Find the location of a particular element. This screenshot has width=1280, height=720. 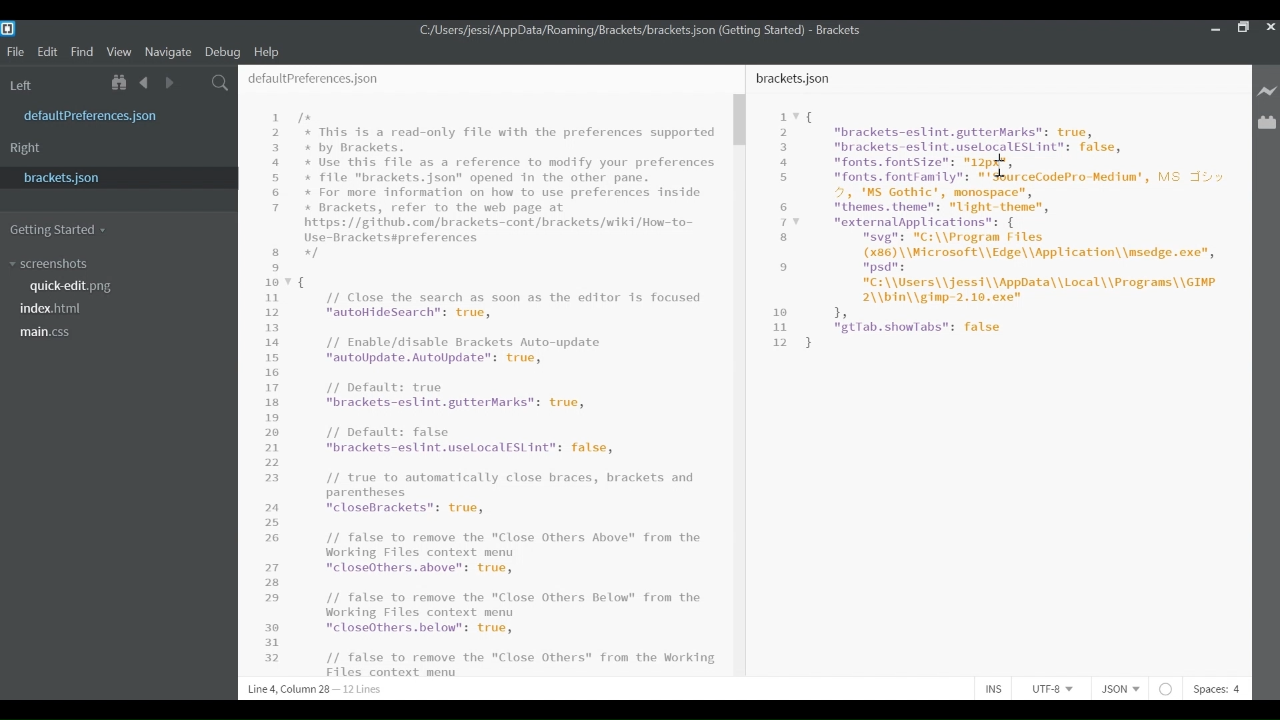

Line Number is located at coordinates (783, 229).